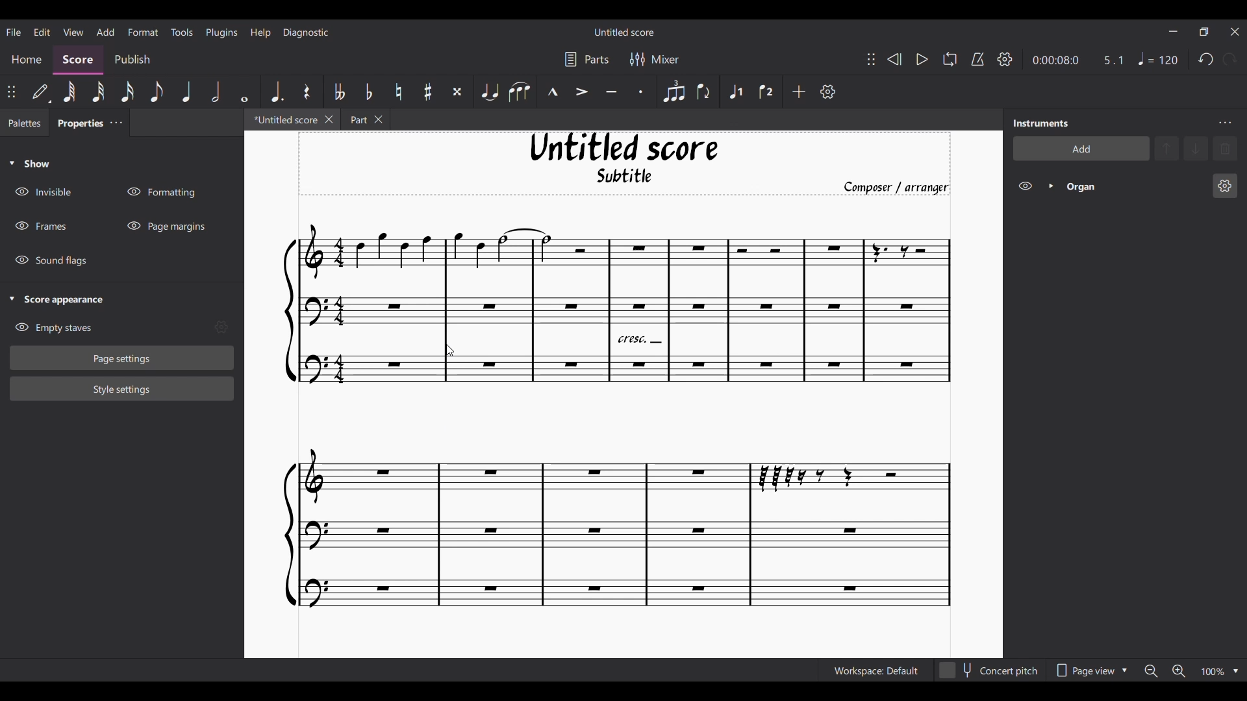 Image resolution: width=1247 pixels, height=701 pixels. Describe the element at coordinates (42, 31) in the screenshot. I see `Edit menu` at that location.